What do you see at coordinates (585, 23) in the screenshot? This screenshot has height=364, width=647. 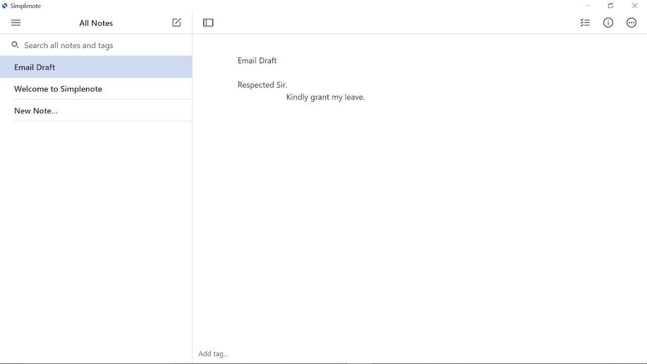 I see `checklist` at bounding box center [585, 23].